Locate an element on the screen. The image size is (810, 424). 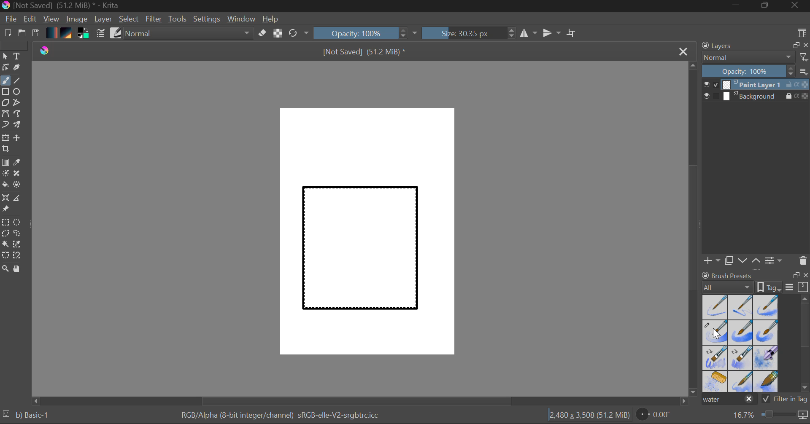
Move Layer Up is located at coordinates (756, 260).